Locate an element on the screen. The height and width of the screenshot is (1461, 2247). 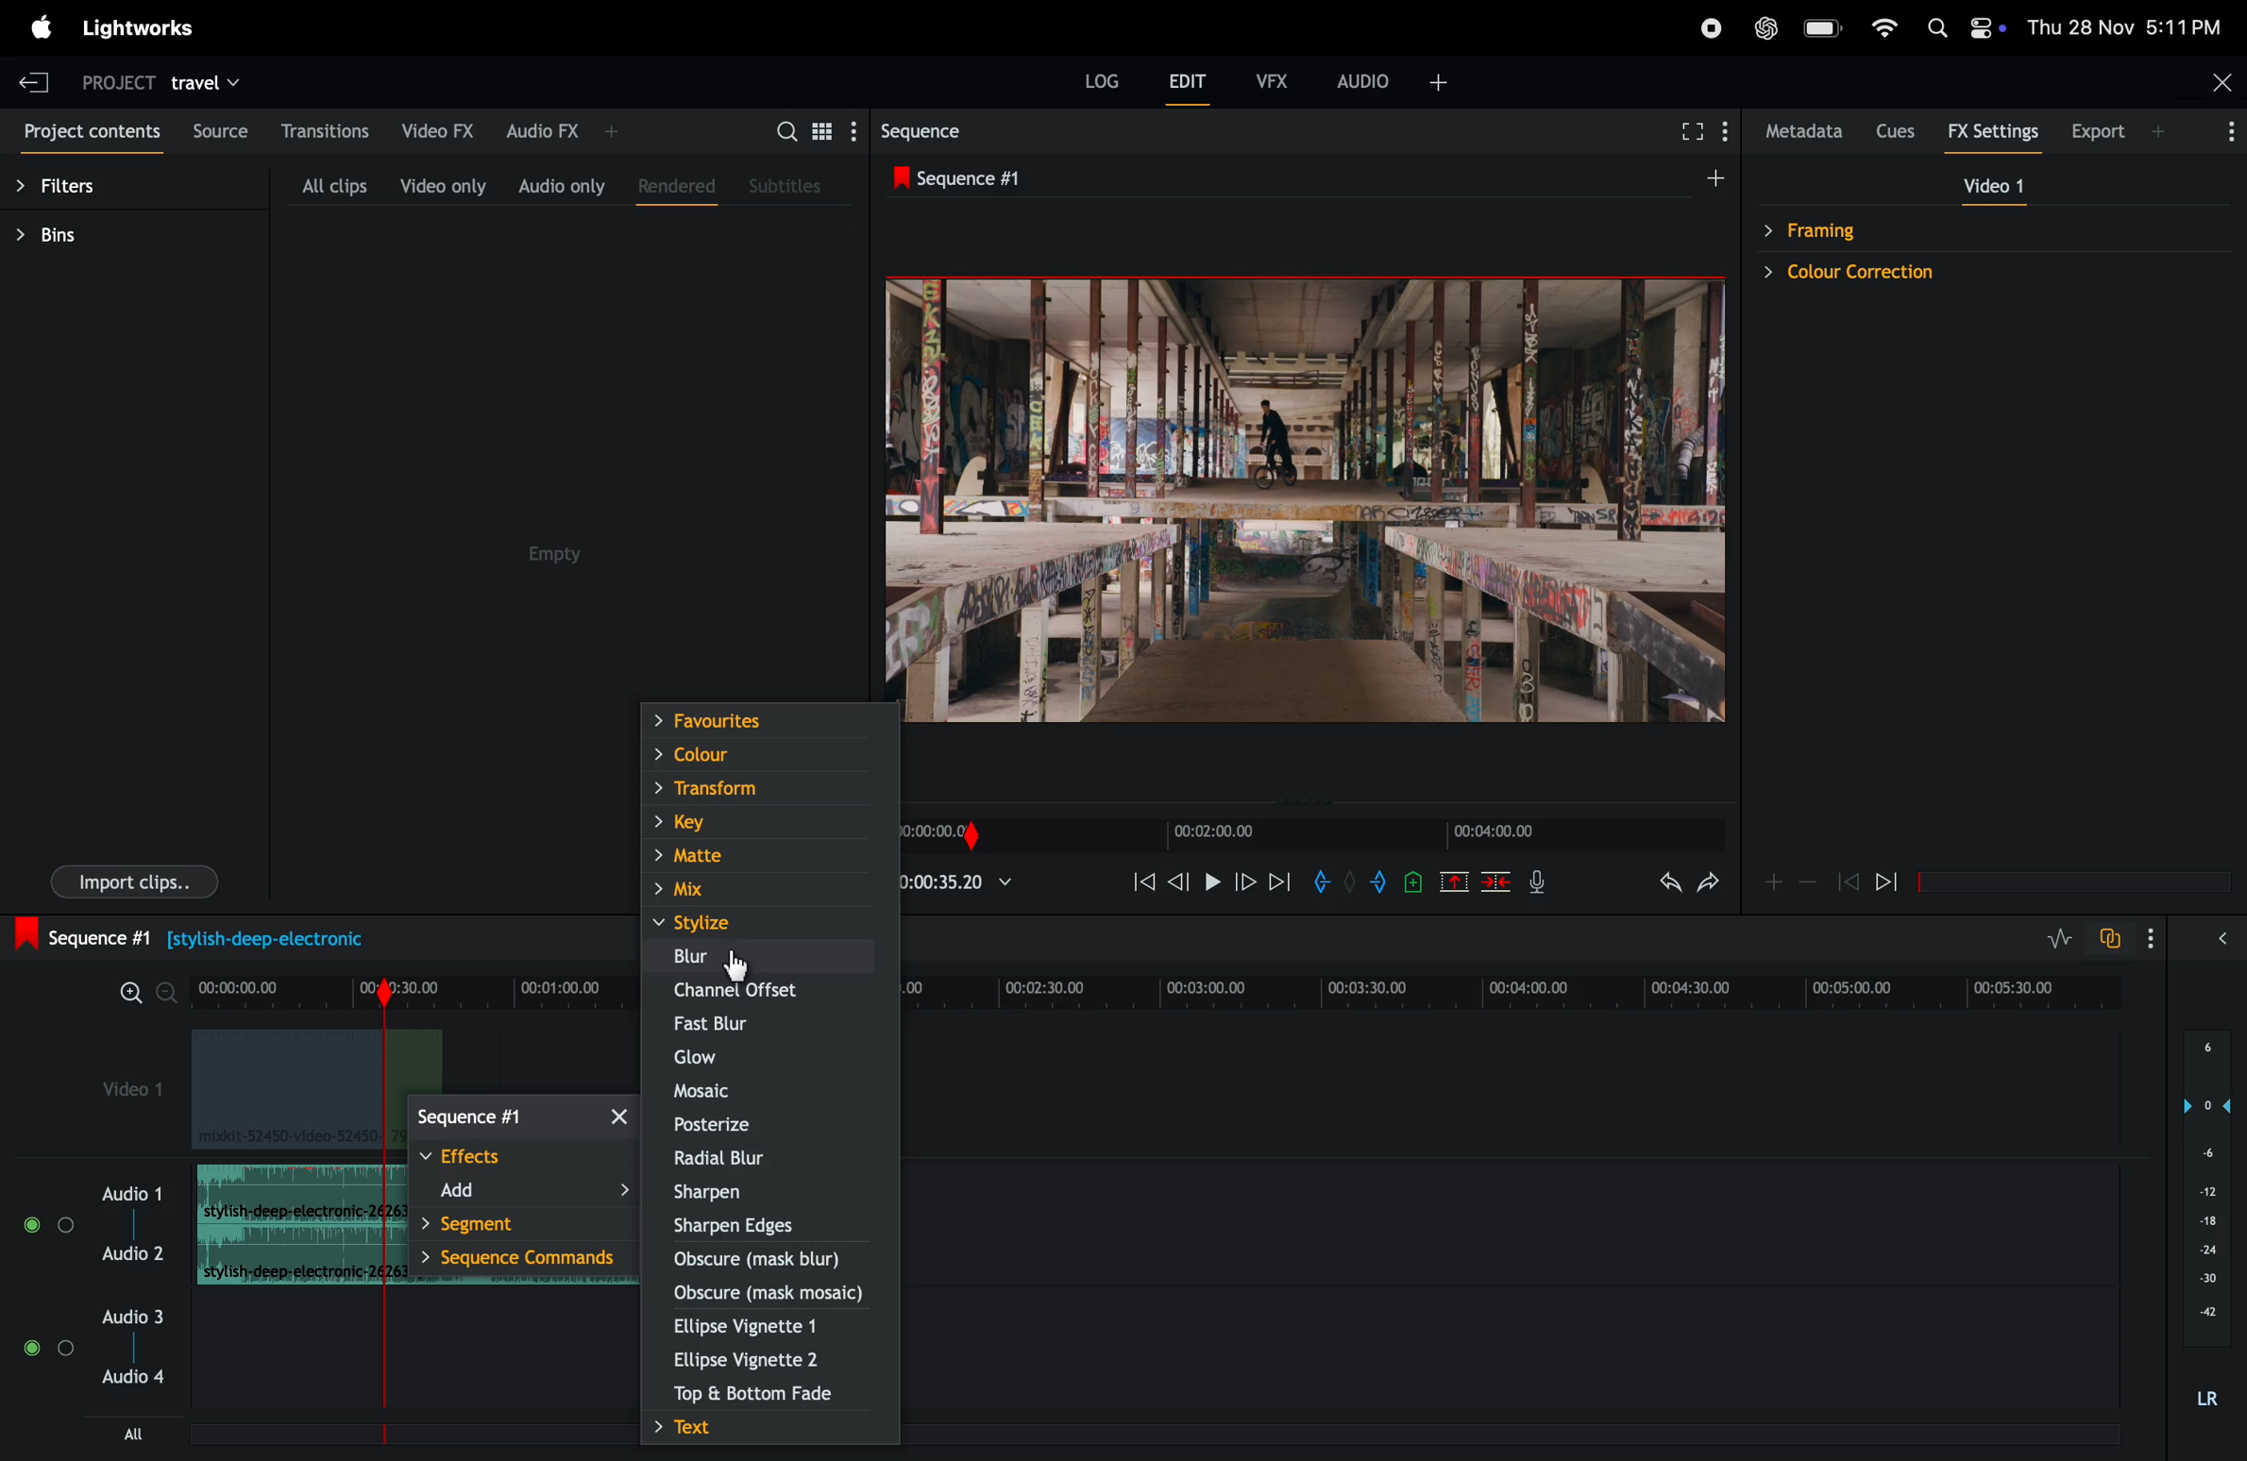
sequence #1 is located at coordinates (187, 936).